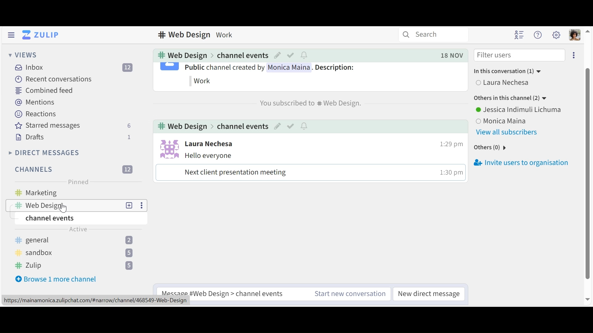  What do you see at coordinates (350, 294) in the screenshot?
I see `Start new conversation` at bounding box center [350, 294].